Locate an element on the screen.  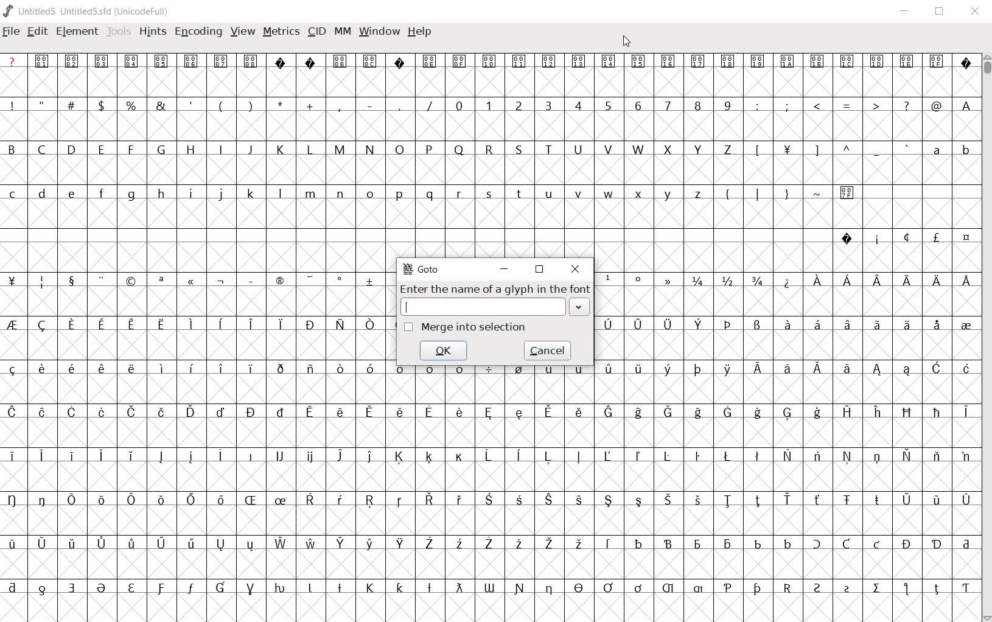
Symbol is located at coordinates (399, 456).